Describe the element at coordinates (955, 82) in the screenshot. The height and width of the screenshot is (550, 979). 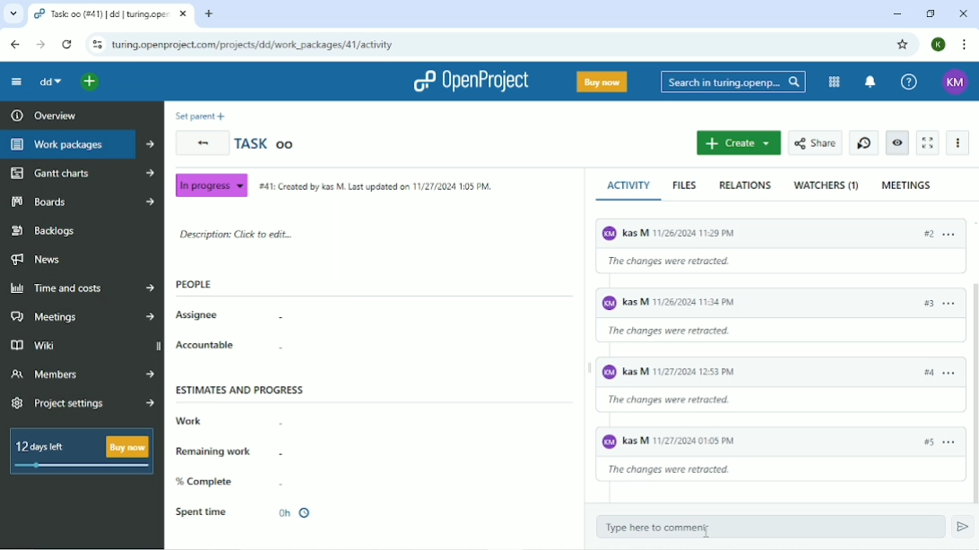
I see `KM` at that location.